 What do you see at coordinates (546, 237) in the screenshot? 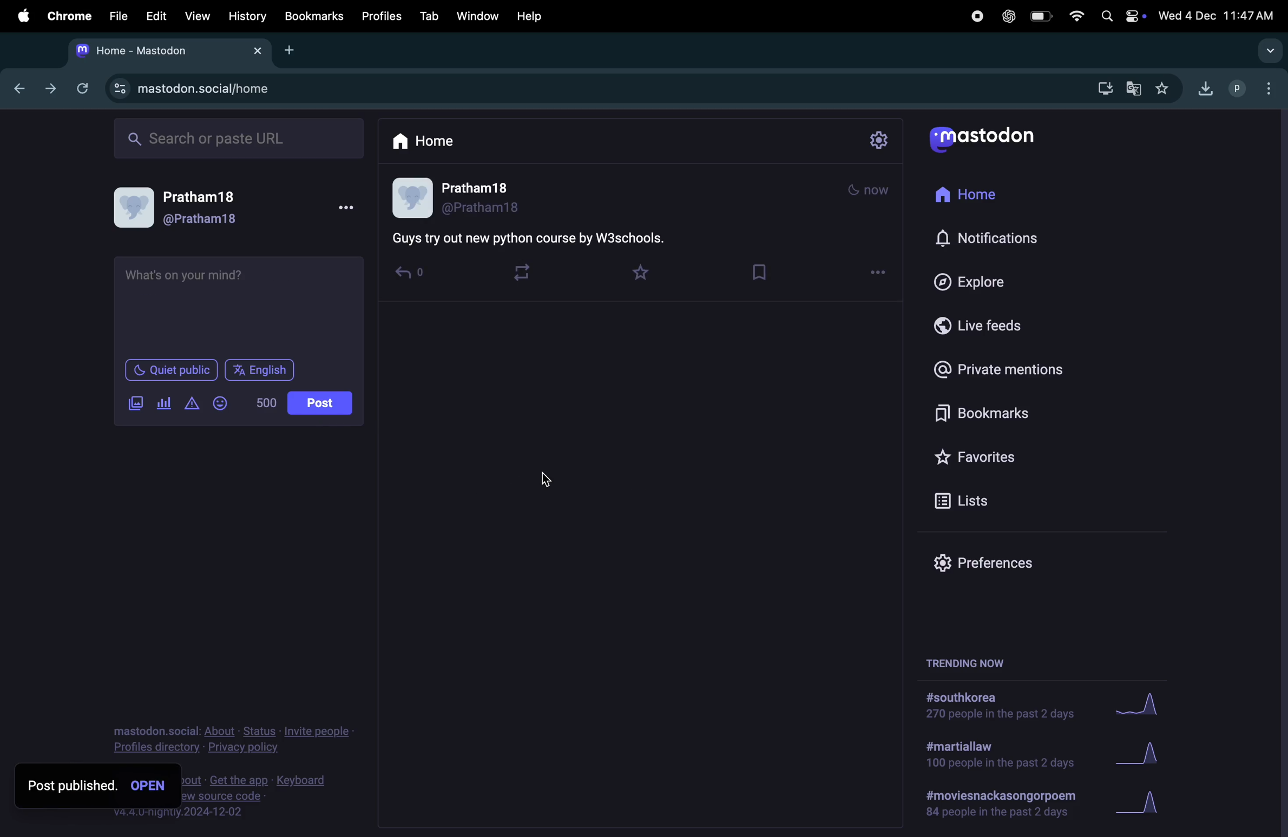
I see `text box` at bounding box center [546, 237].